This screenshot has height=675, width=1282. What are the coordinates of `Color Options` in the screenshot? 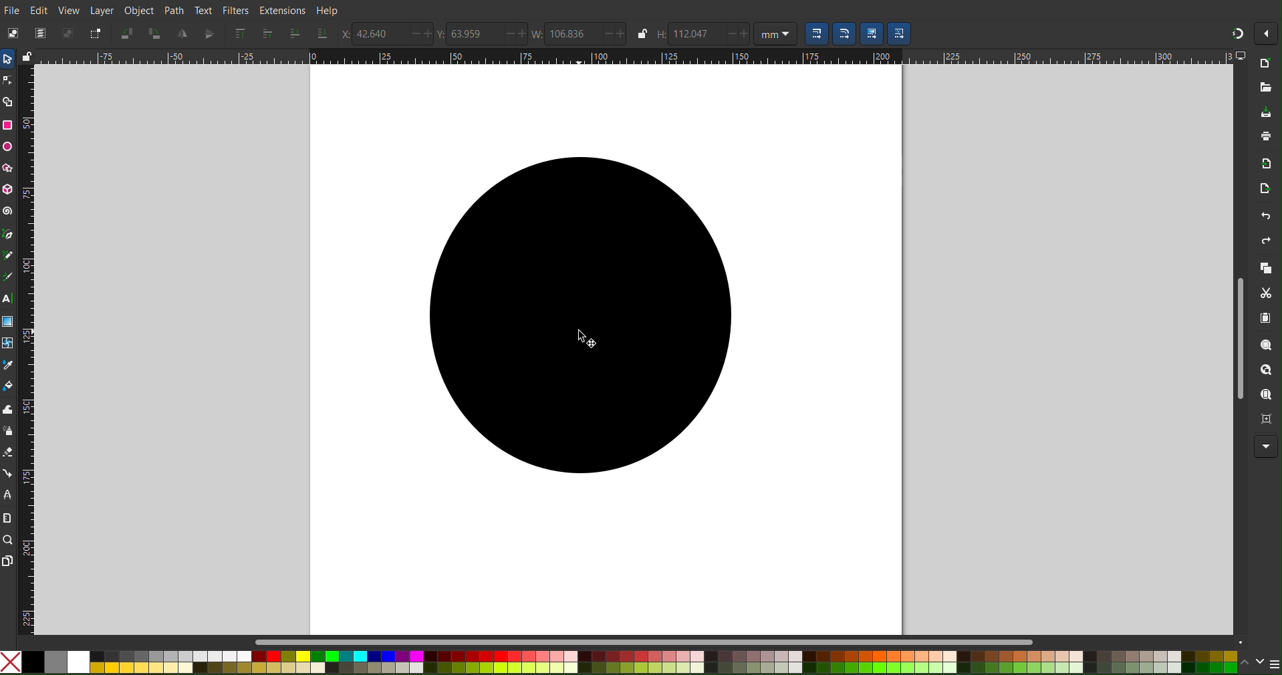 It's located at (620, 662).